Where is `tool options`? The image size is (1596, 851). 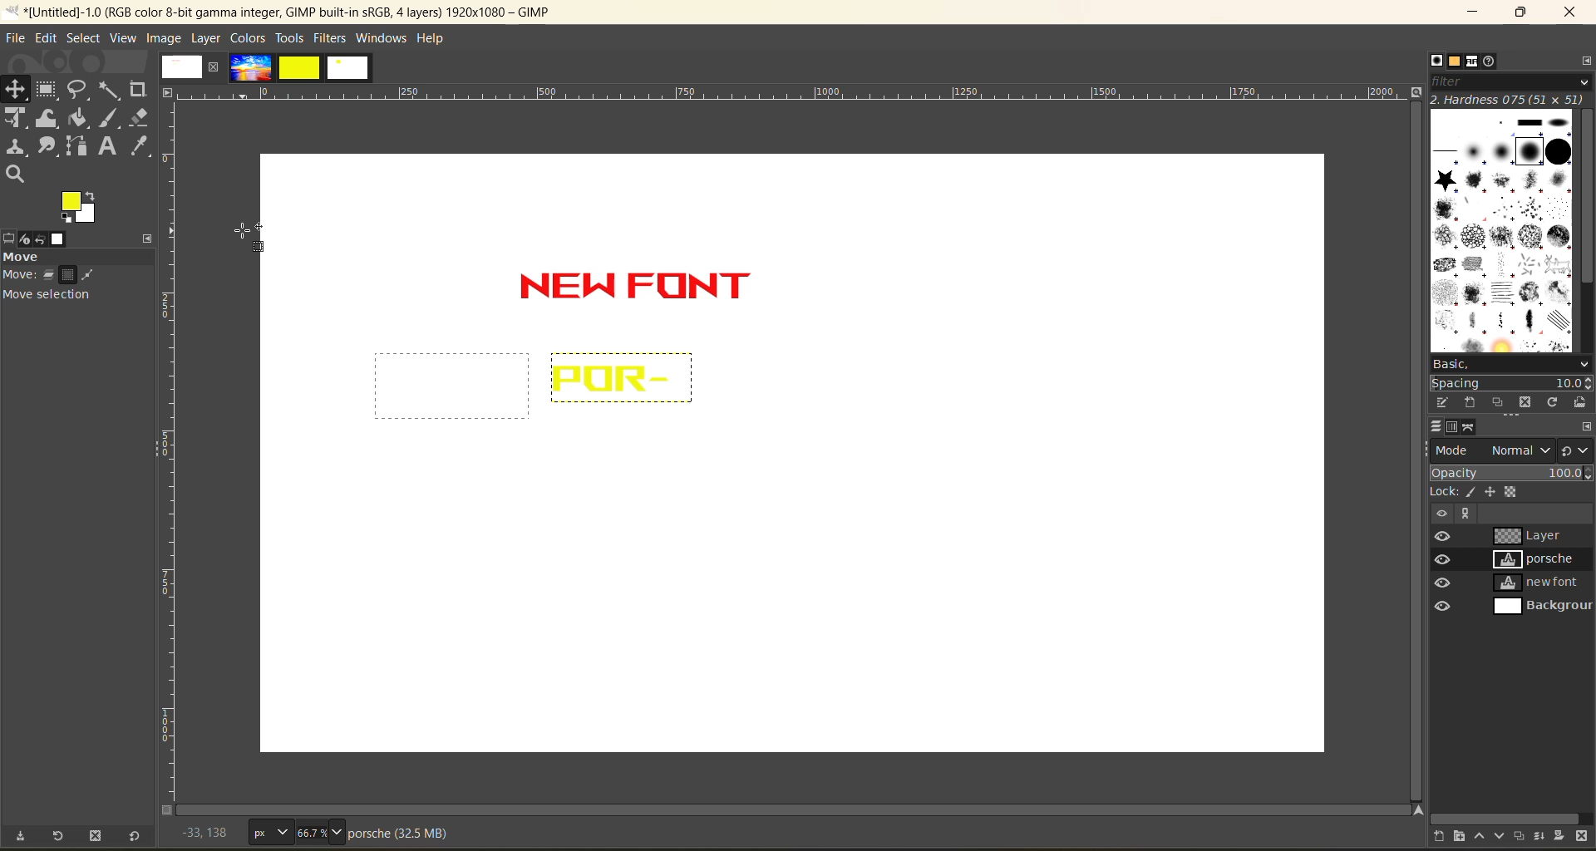 tool options is located at coordinates (10, 239).